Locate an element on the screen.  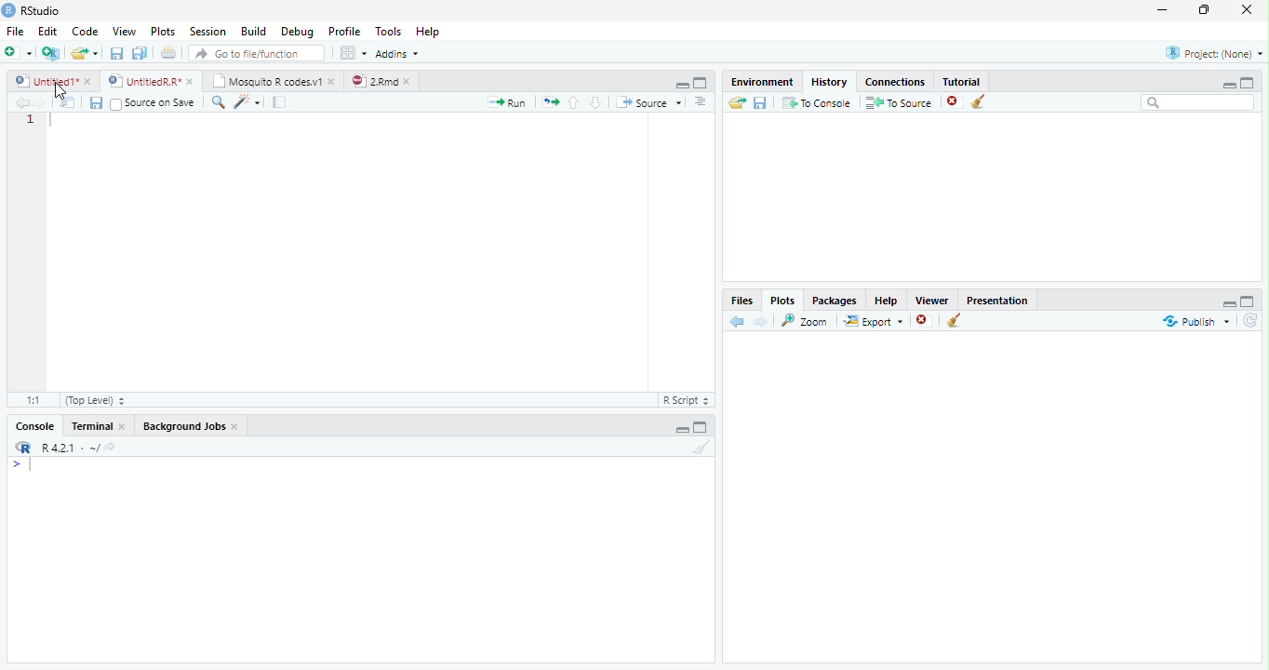
Save current file is located at coordinates (115, 53).